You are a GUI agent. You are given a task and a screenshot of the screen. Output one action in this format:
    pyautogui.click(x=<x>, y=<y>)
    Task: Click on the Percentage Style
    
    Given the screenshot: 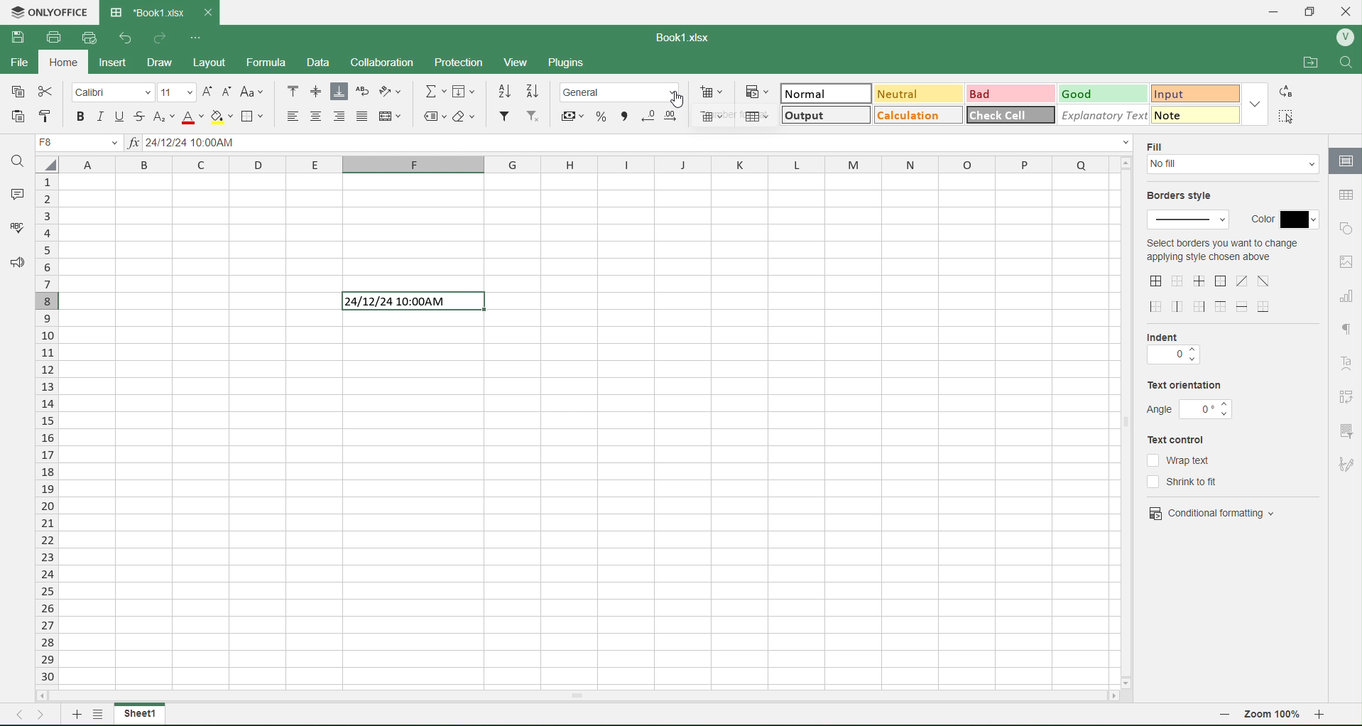 What is the action you would take?
    pyautogui.click(x=599, y=117)
    